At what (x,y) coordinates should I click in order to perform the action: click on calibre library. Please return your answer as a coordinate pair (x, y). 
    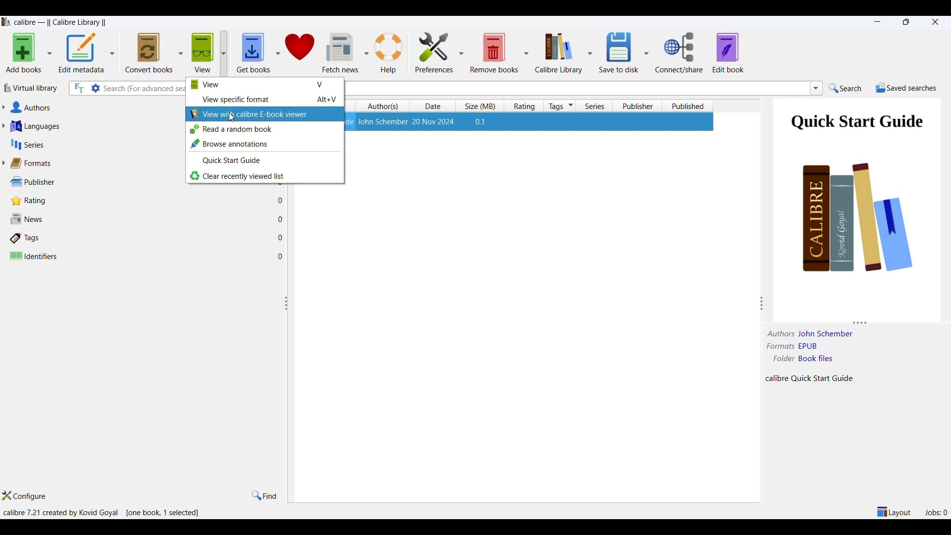
    Looking at the image, I should click on (558, 53).